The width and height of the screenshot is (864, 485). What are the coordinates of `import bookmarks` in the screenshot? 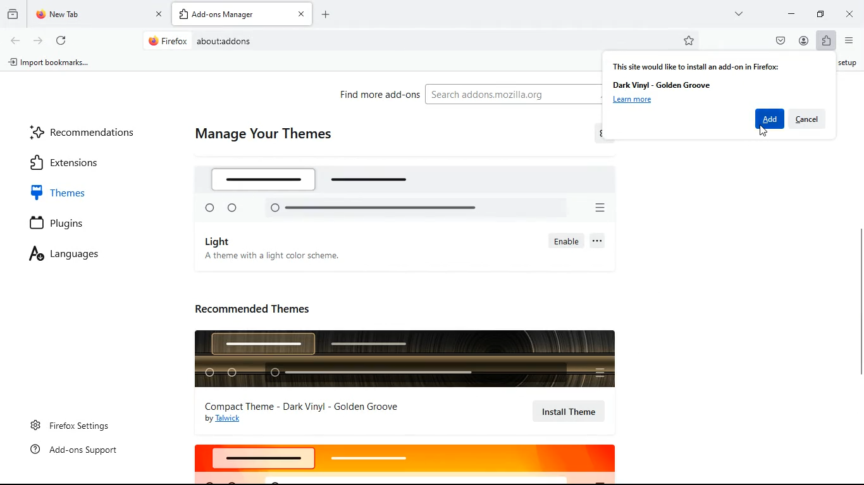 It's located at (53, 63).